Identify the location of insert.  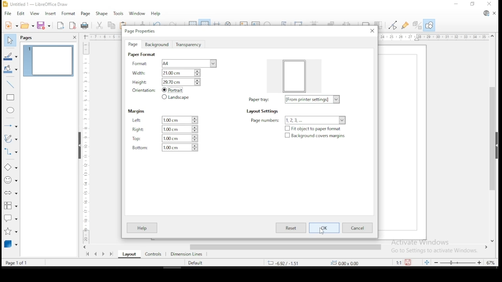
(51, 14).